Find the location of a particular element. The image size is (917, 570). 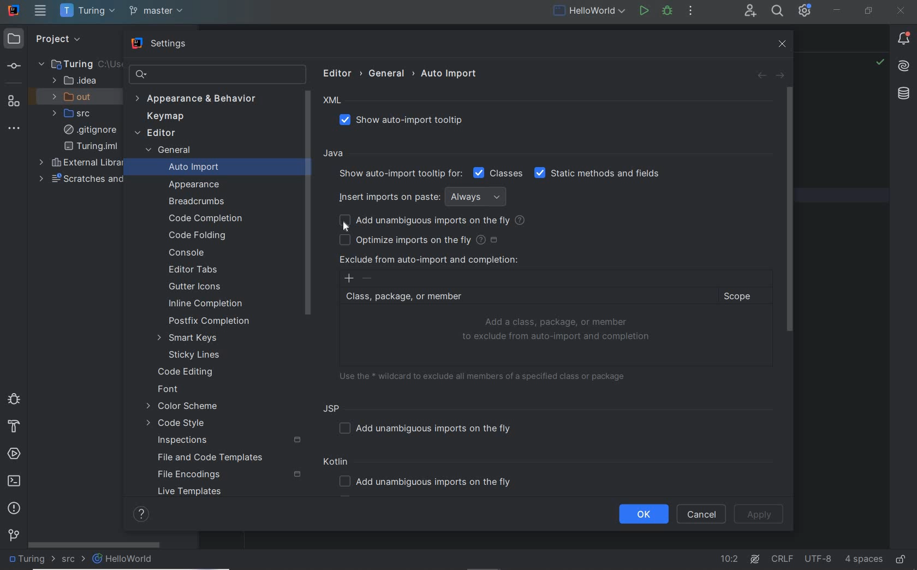

CLASS, PACKAGE, OR MEMBER is located at coordinates (526, 297).